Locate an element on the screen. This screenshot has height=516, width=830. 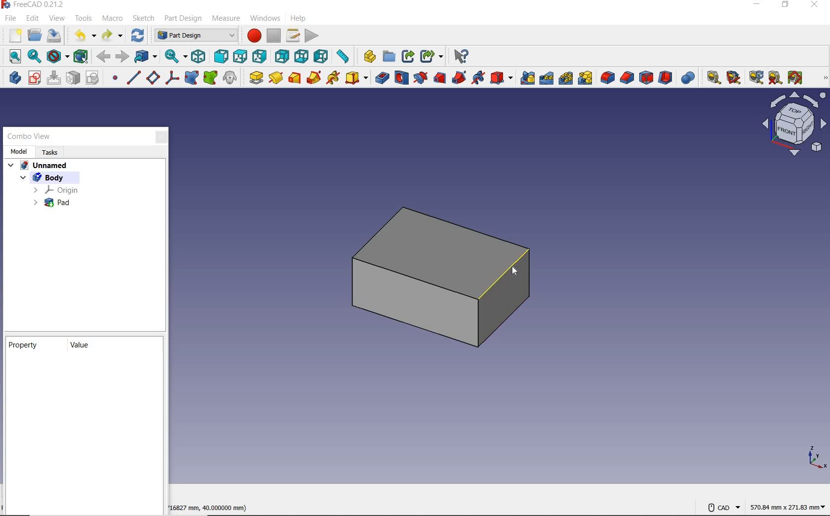
front is located at coordinates (221, 56).